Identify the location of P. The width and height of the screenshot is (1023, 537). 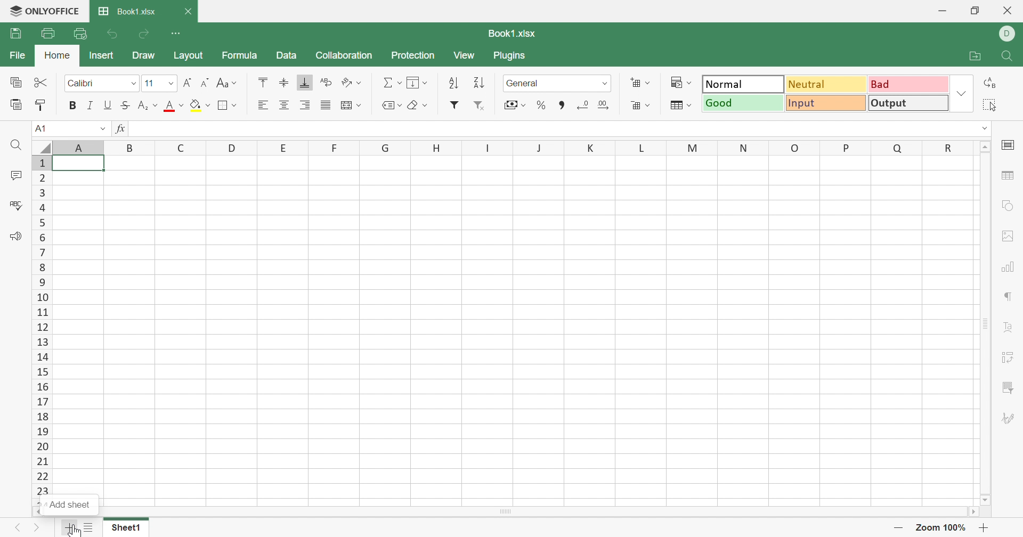
(850, 147).